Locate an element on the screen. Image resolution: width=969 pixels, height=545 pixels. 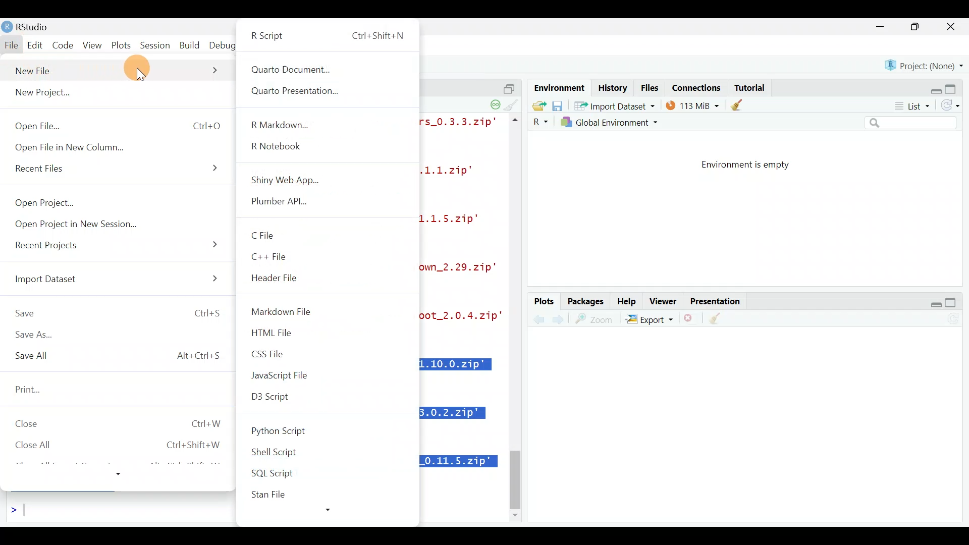
C File is located at coordinates (269, 234).